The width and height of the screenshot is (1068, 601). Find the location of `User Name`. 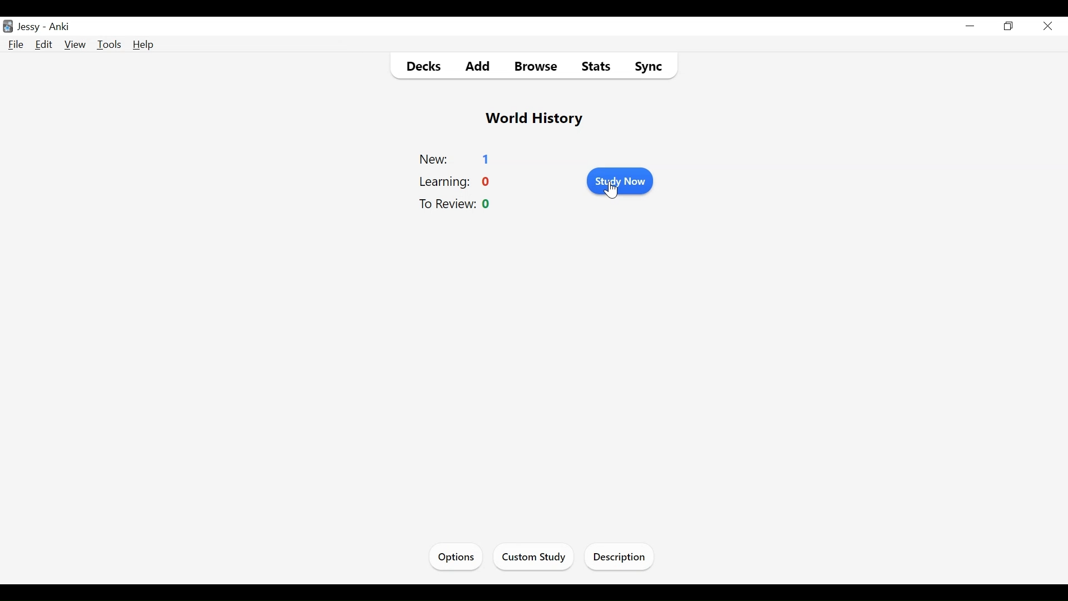

User Name is located at coordinates (28, 28).